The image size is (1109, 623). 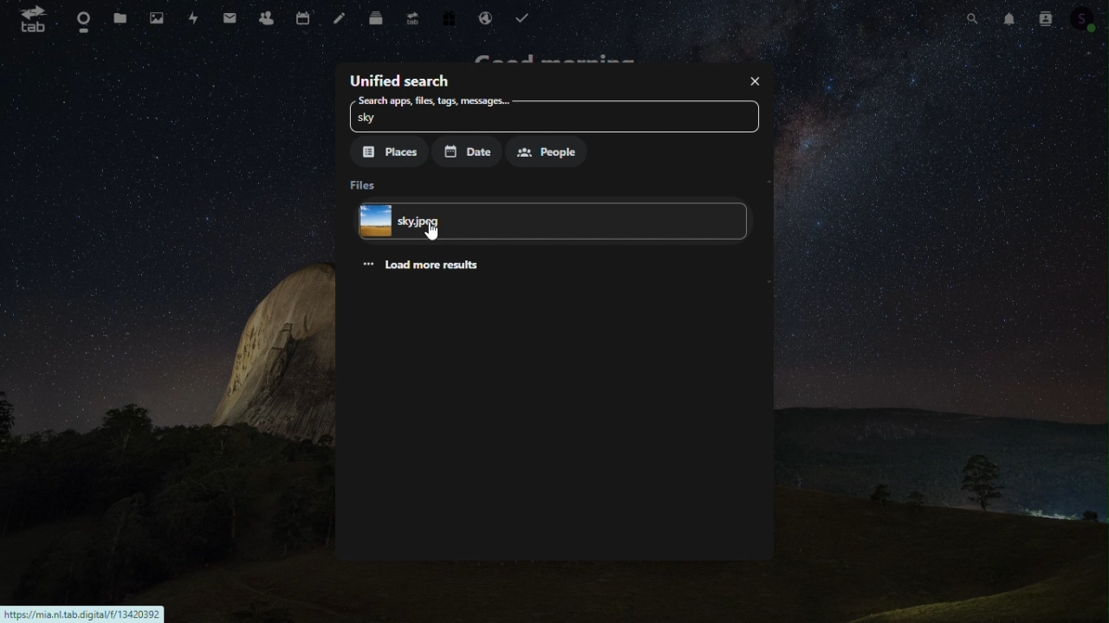 I want to click on Close, so click(x=754, y=79).